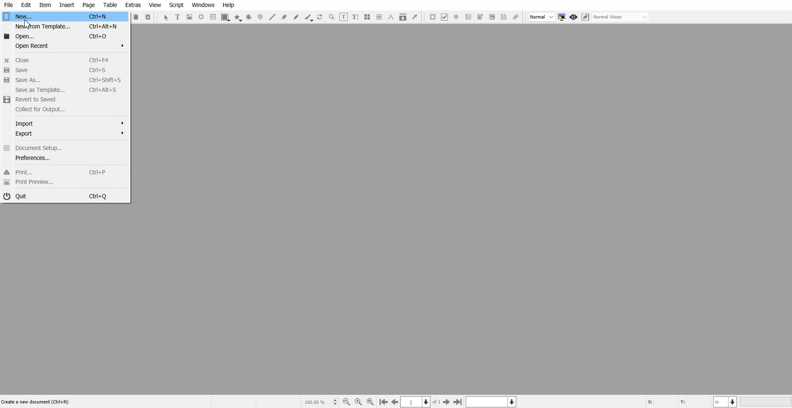 The width and height of the screenshot is (792, 408). What do you see at coordinates (64, 158) in the screenshot?
I see `Preferences` at bounding box center [64, 158].